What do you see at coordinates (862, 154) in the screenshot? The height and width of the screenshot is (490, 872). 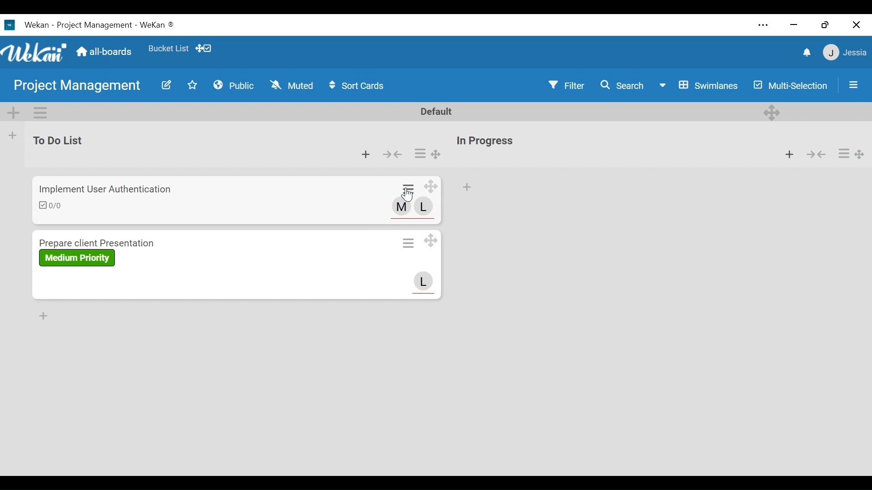 I see `Desktop drag handles` at bounding box center [862, 154].